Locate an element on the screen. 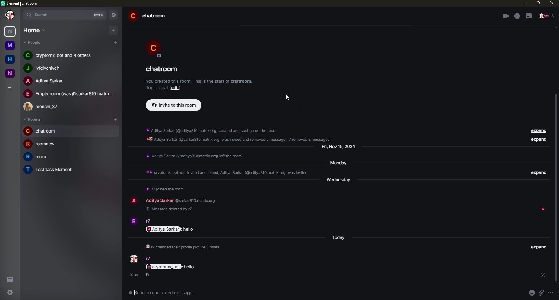 This screenshot has height=300, width=559. room is located at coordinates (51, 170).